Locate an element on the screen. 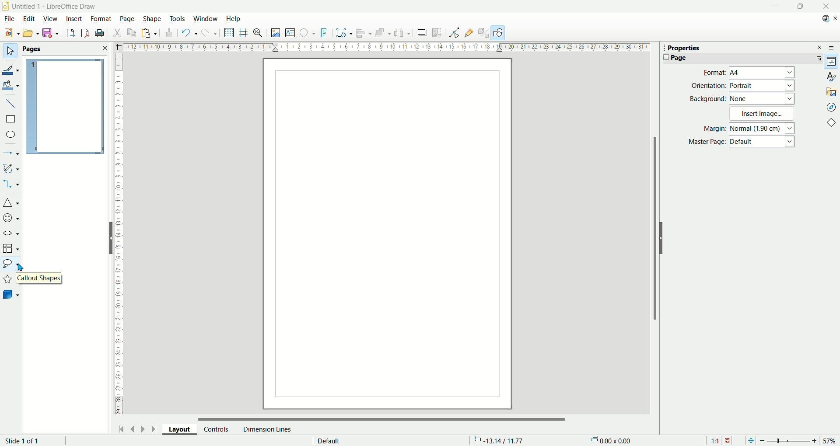 The image size is (840, 446). basic shapes is located at coordinates (833, 124).